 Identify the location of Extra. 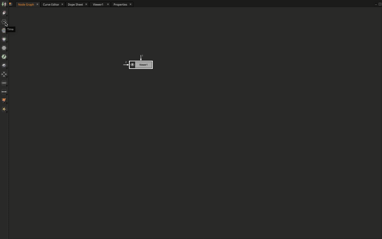
(4, 109).